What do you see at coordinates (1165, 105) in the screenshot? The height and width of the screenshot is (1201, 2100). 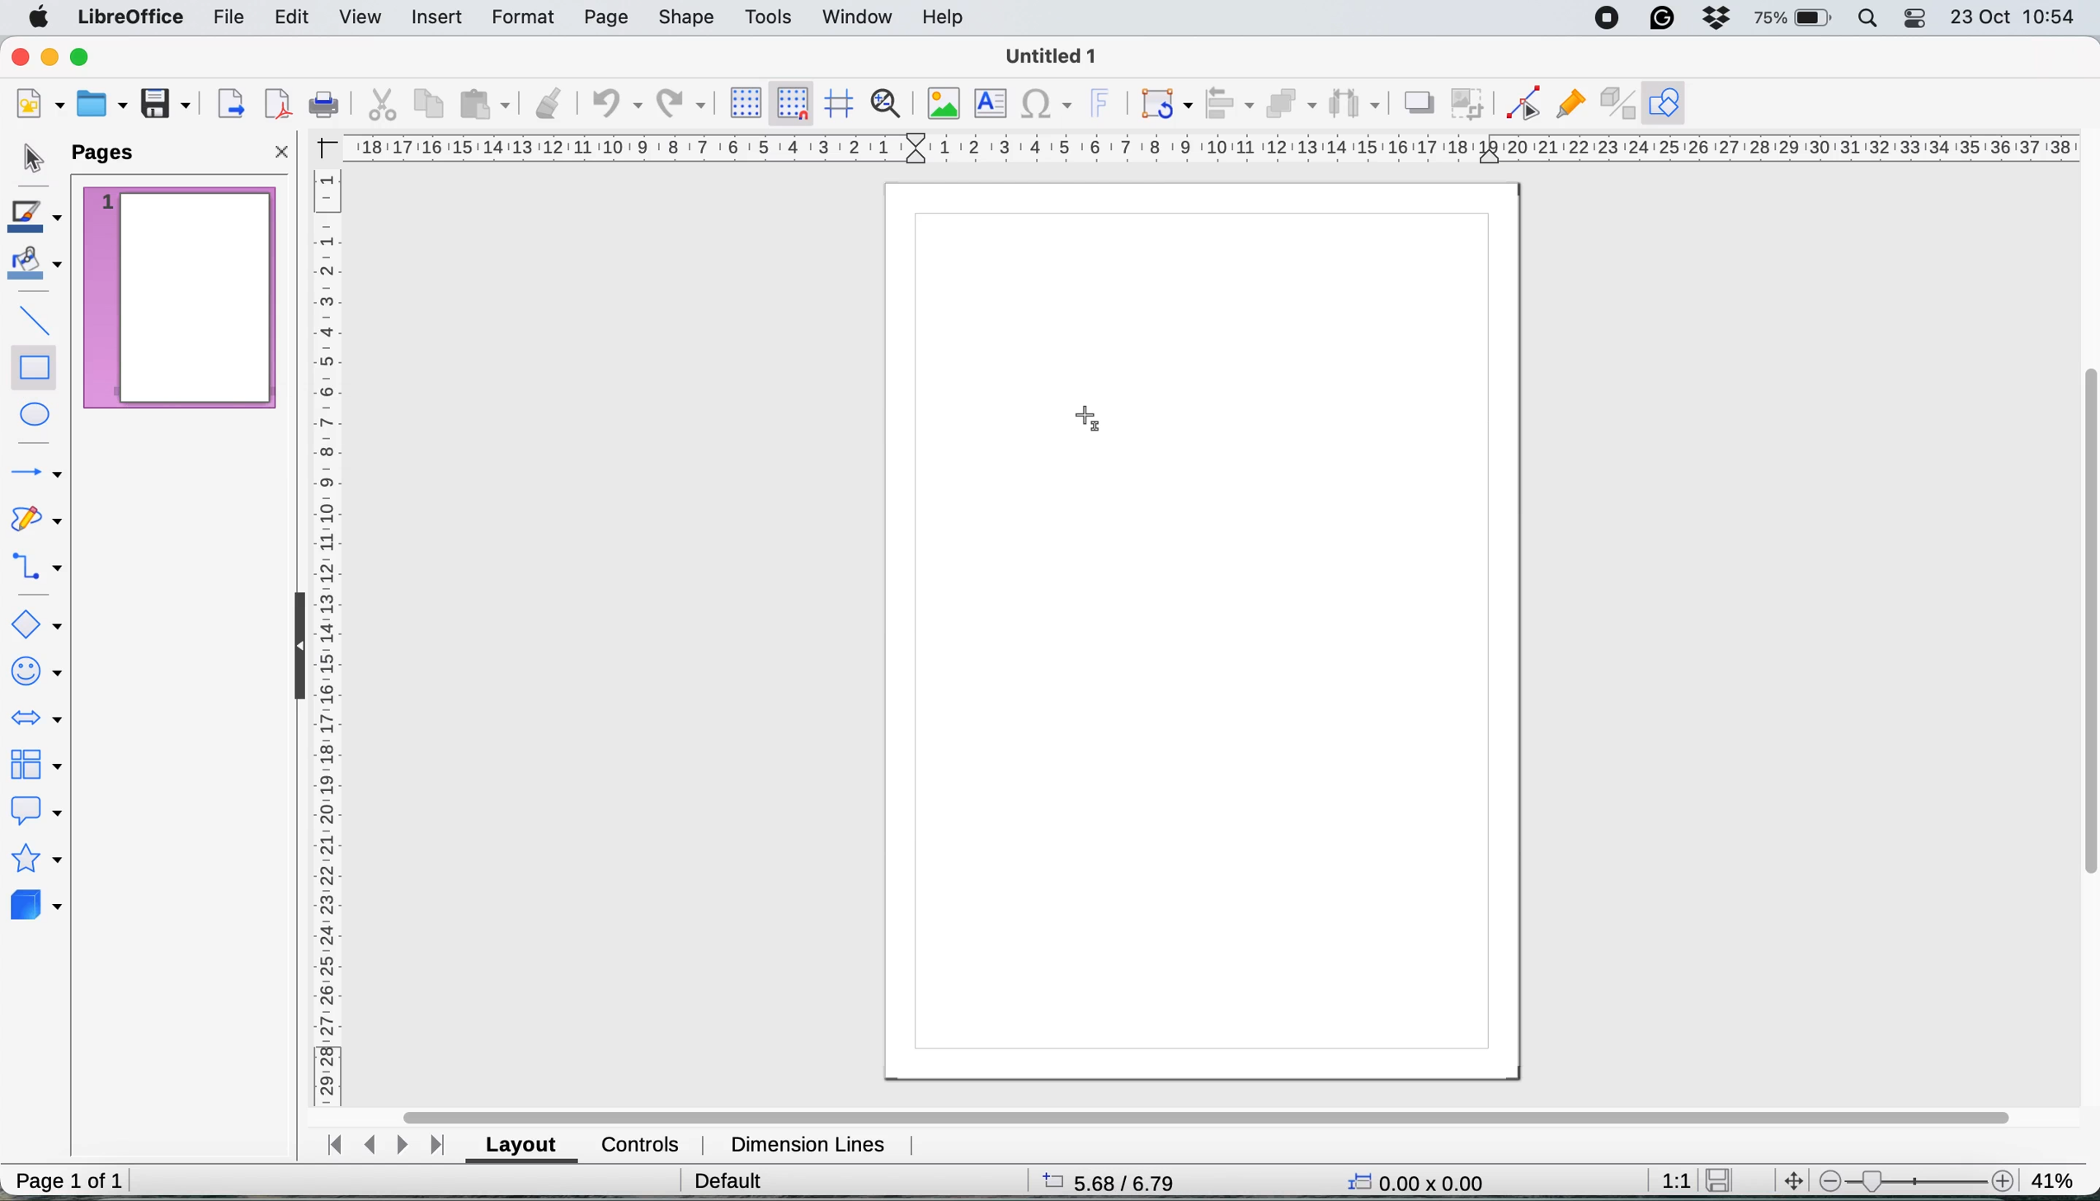 I see `transformations` at bounding box center [1165, 105].